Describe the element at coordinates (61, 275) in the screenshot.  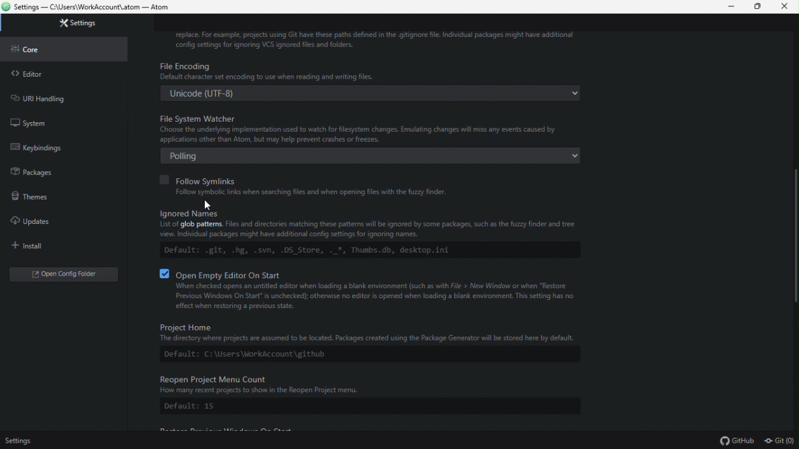
I see `open config editor` at that location.